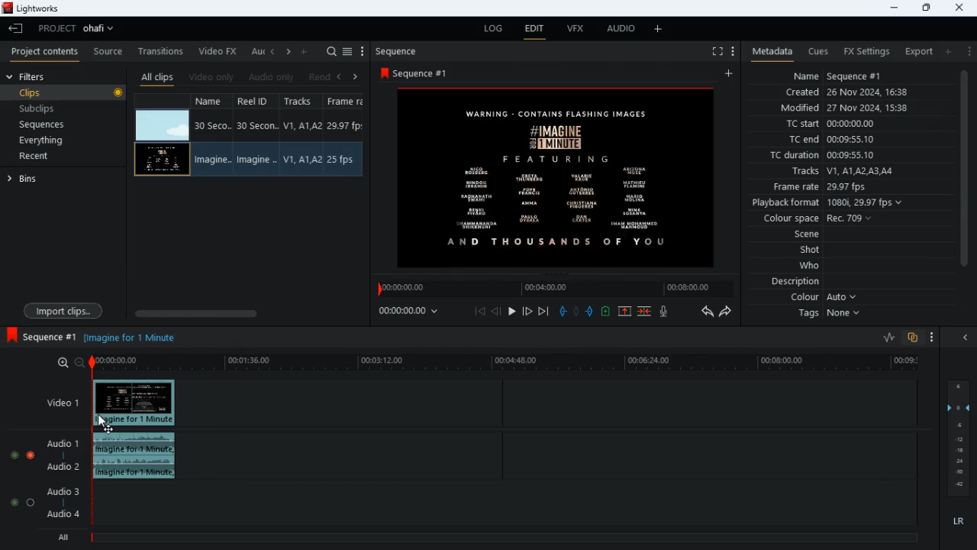  I want to click on audio 3, so click(63, 492).